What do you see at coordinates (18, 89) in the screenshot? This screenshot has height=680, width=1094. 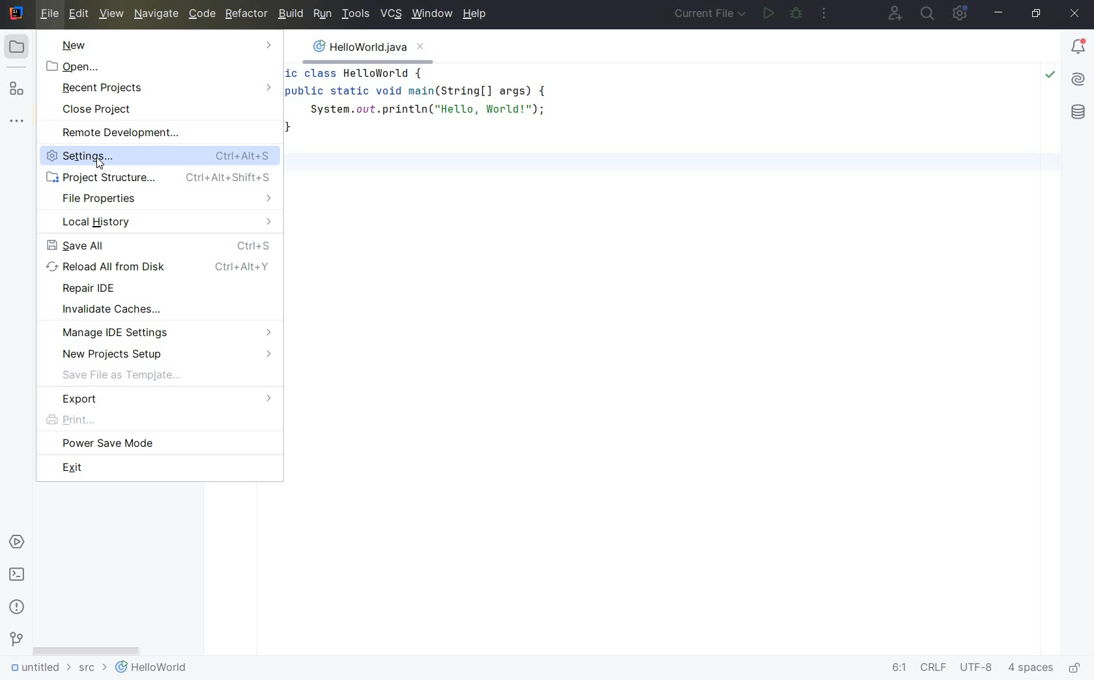 I see `structure` at bounding box center [18, 89].